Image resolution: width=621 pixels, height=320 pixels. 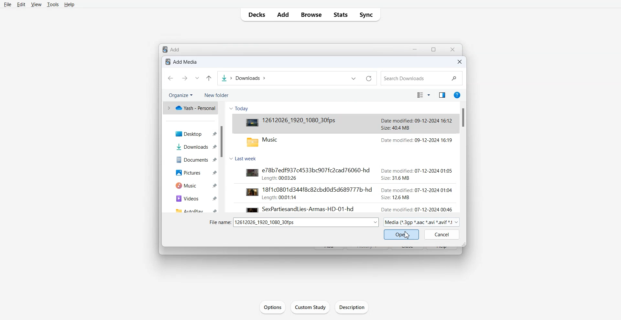 I want to click on One drive, so click(x=190, y=108).